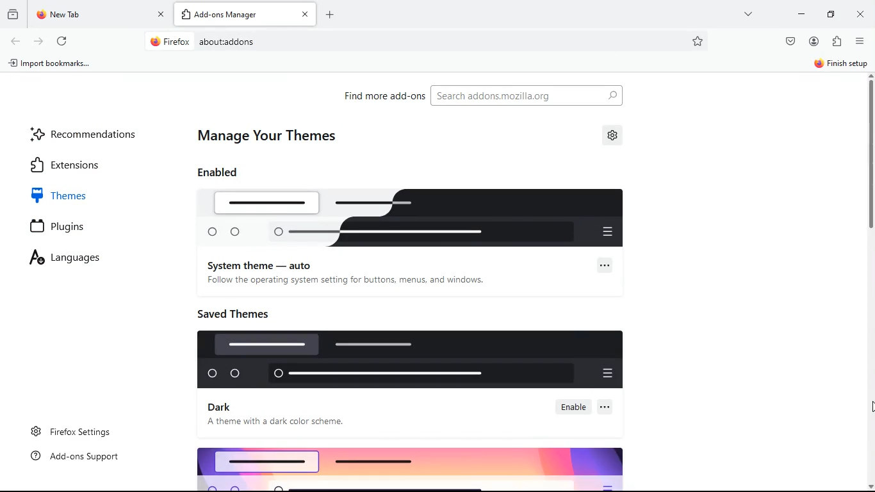  Describe the element at coordinates (17, 41) in the screenshot. I see `back` at that location.